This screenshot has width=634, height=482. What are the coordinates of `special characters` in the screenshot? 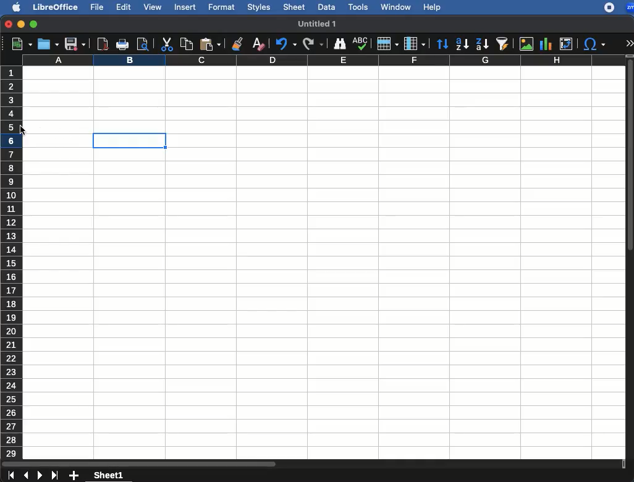 It's located at (594, 44).